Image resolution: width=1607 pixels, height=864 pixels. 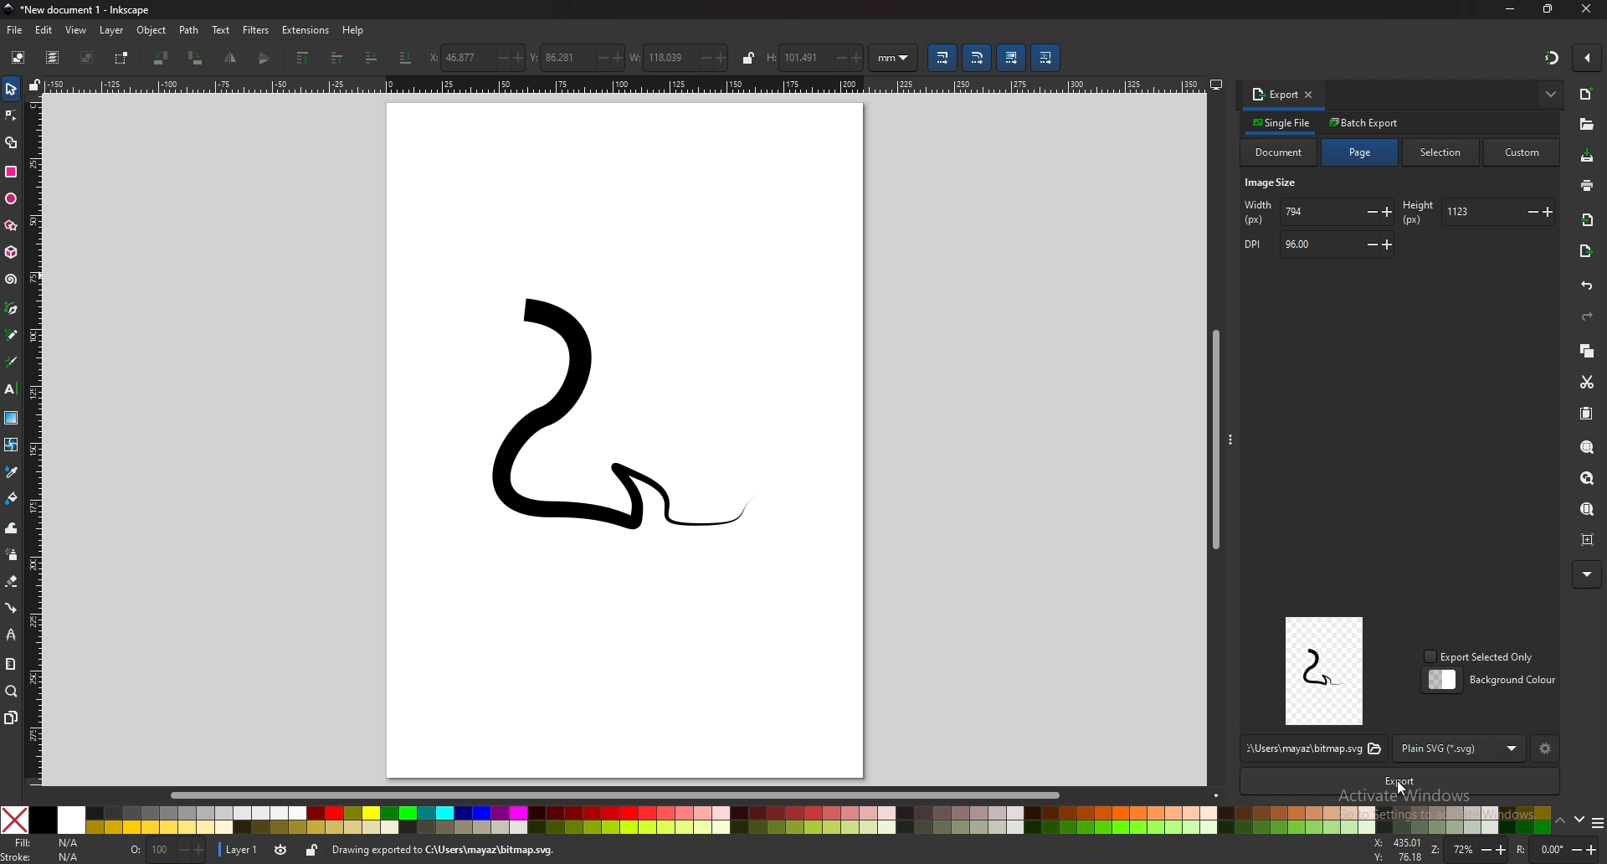 I want to click on horizontal scale, so click(x=625, y=85).